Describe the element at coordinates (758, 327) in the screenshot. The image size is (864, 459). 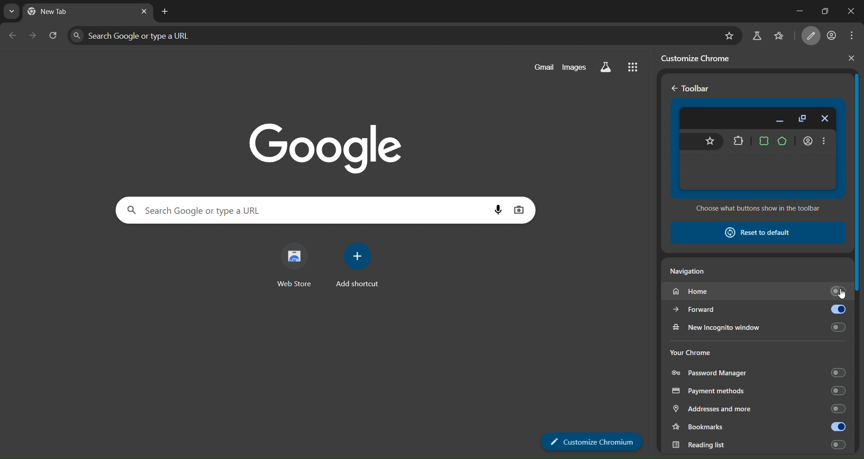
I see `new incognito window` at that location.